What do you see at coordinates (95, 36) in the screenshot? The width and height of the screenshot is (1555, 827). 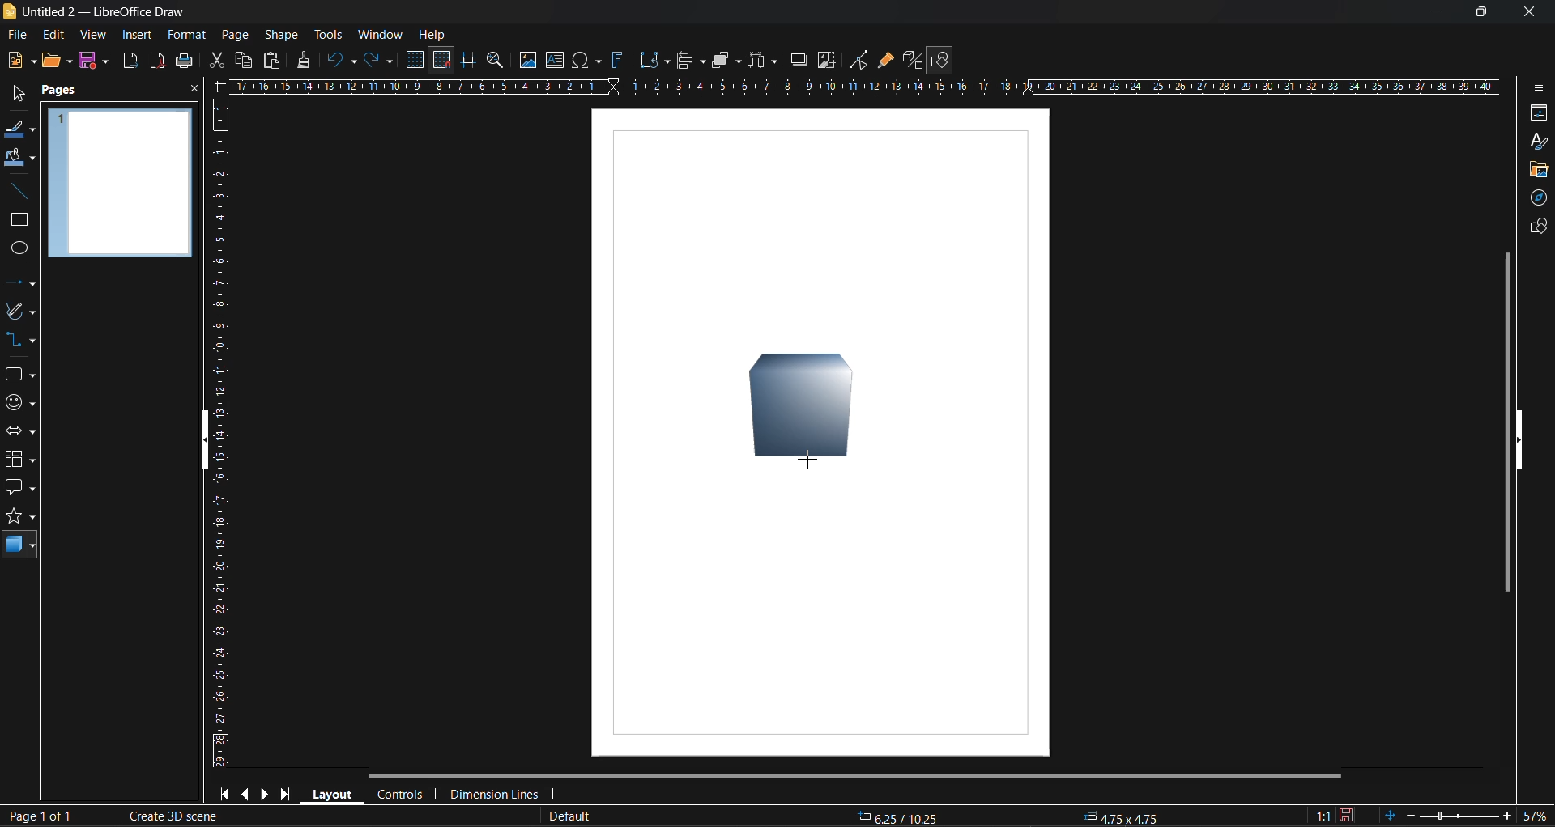 I see `view` at bounding box center [95, 36].